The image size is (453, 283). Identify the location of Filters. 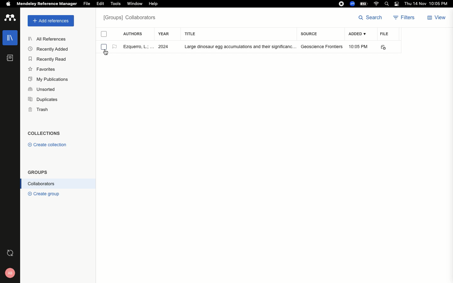
(406, 18).